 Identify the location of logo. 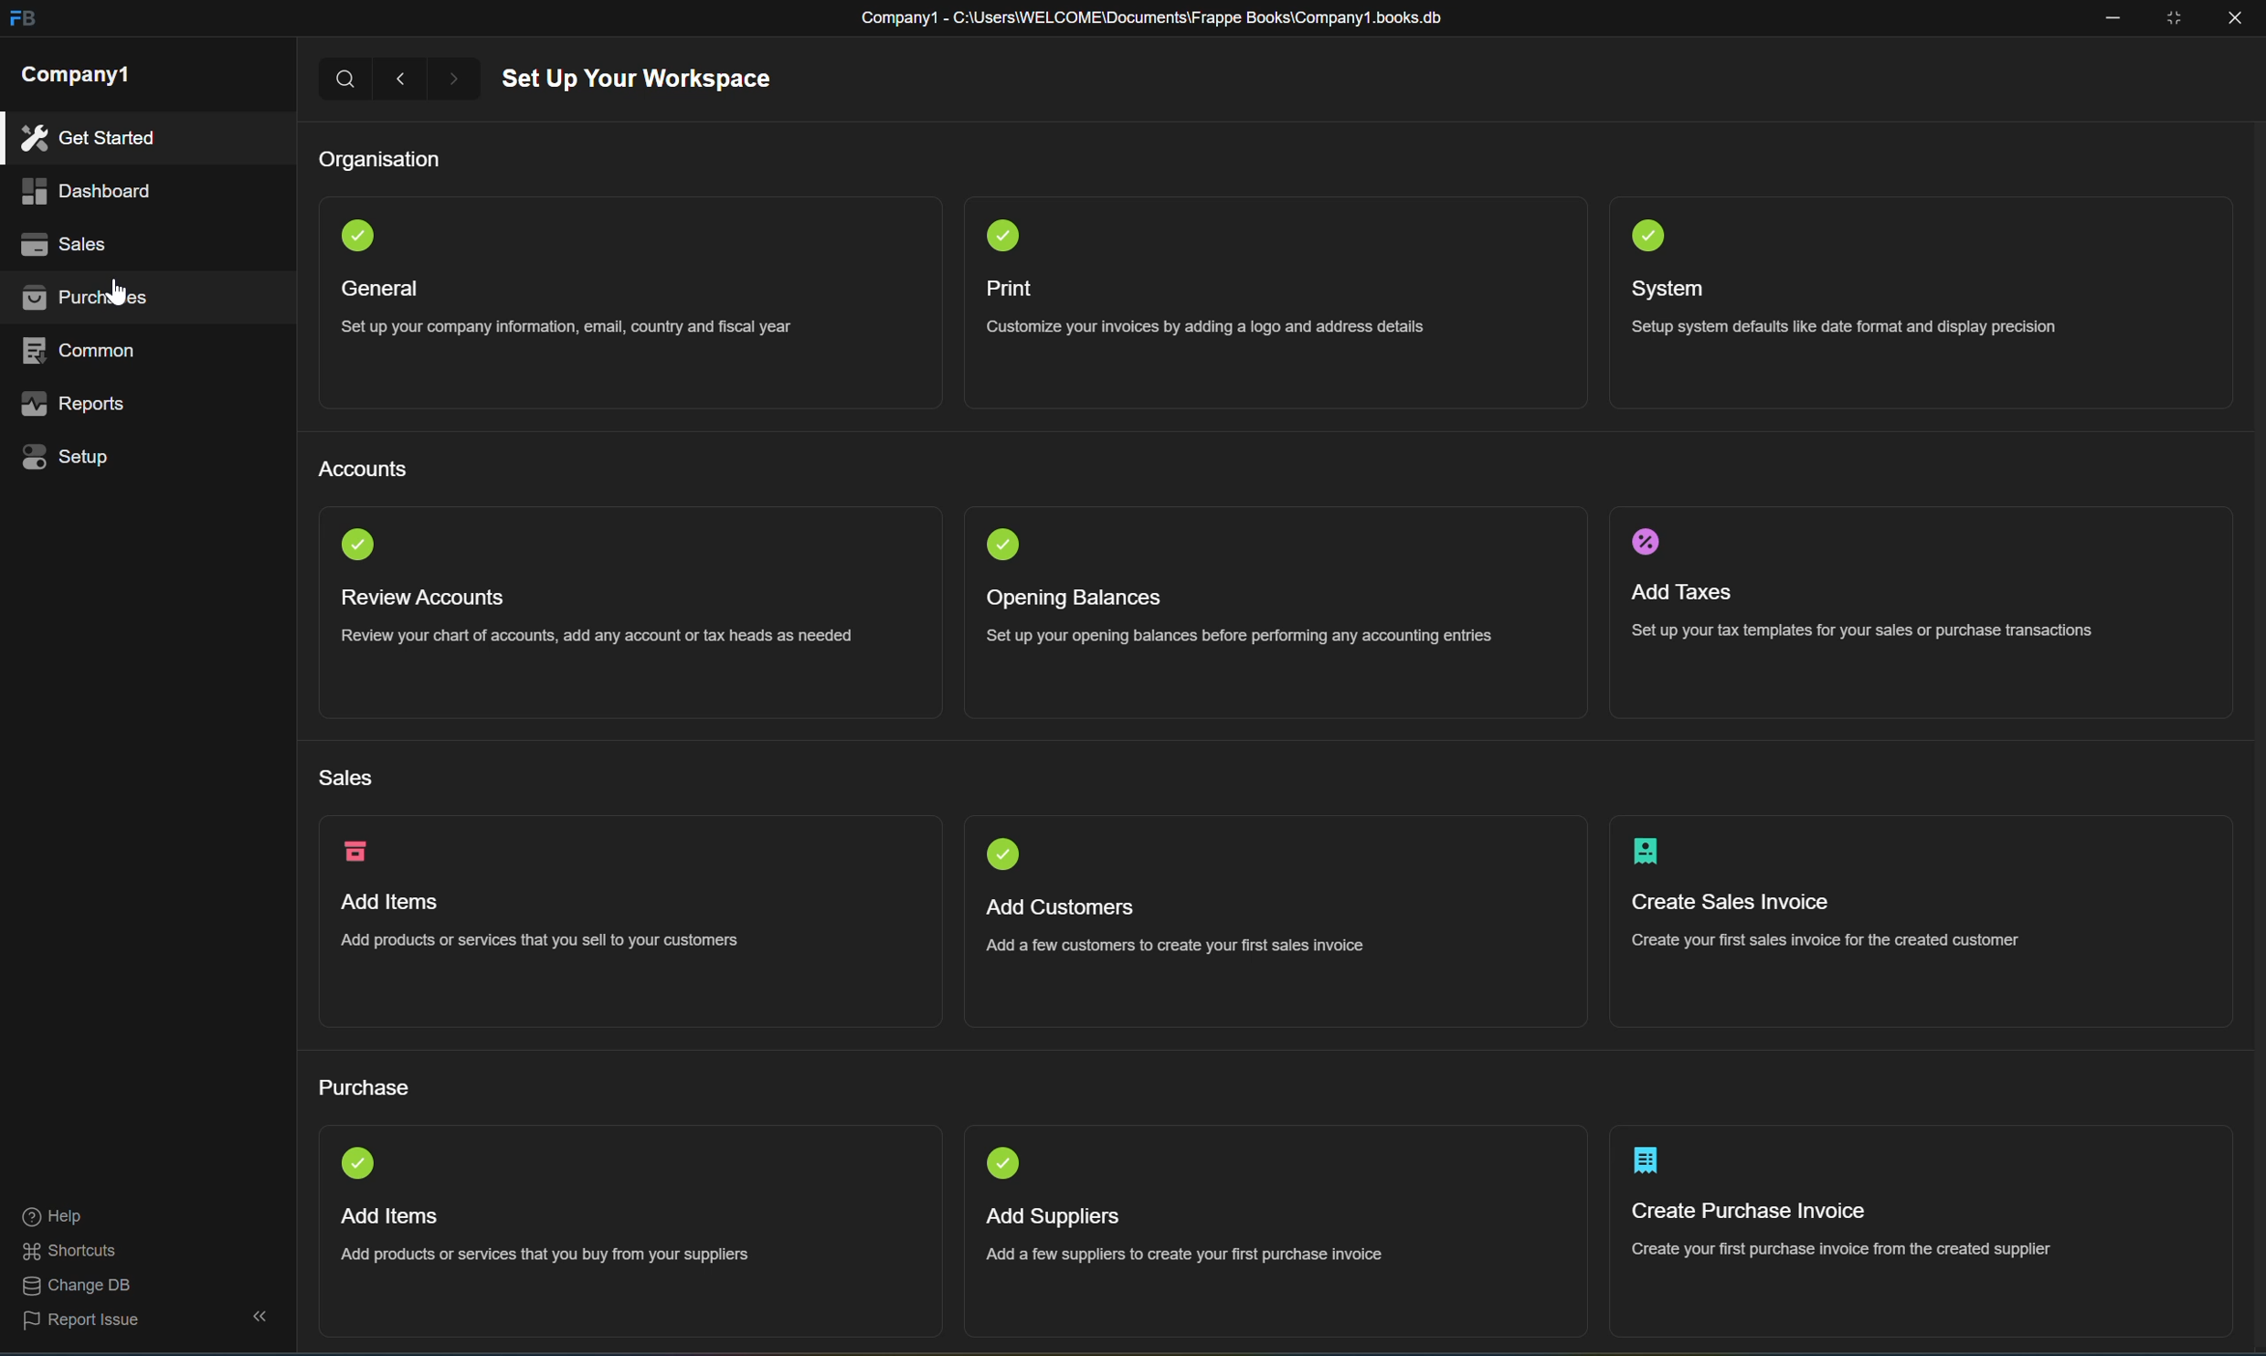
(1009, 854).